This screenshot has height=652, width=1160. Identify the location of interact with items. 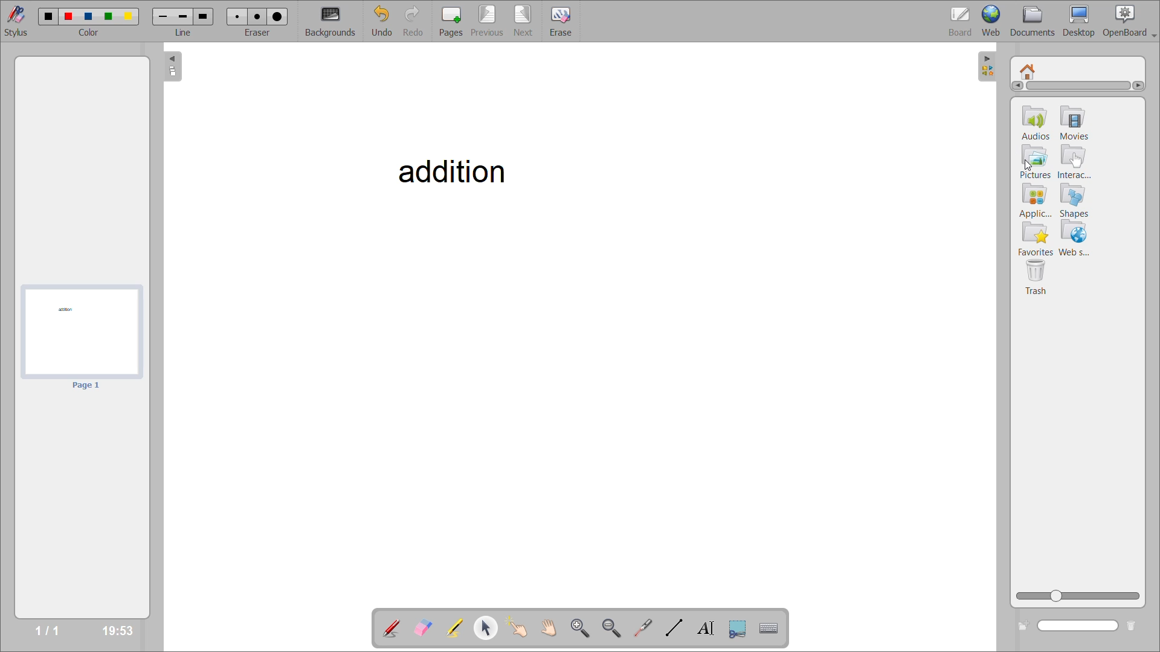
(521, 628).